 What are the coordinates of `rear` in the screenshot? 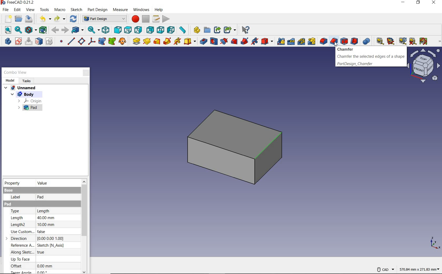 It's located at (150, 30).